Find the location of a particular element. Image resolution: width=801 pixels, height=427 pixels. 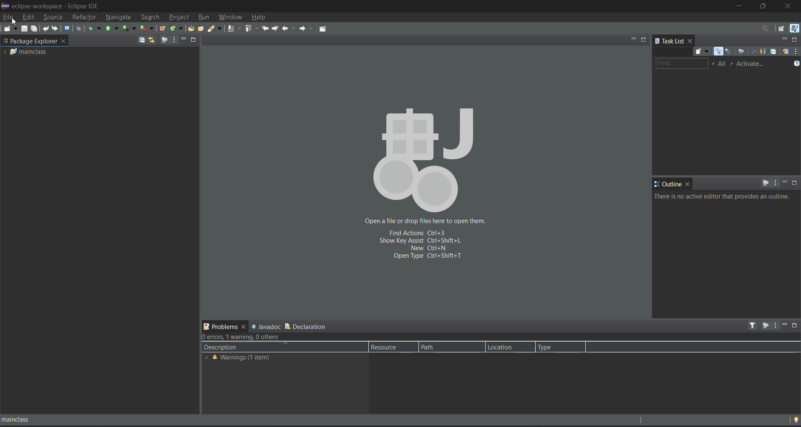

run is located at coordinates (204, 18).